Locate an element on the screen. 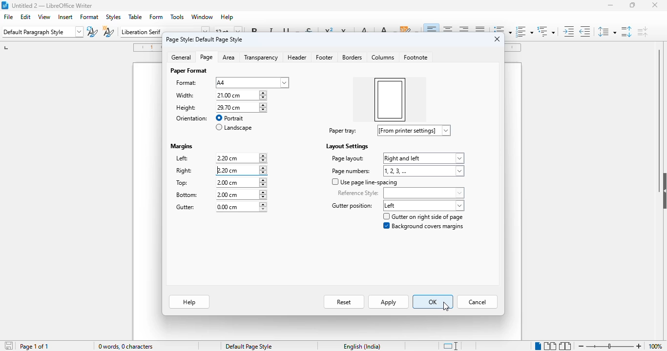  view is located at coordinates (44, 17).